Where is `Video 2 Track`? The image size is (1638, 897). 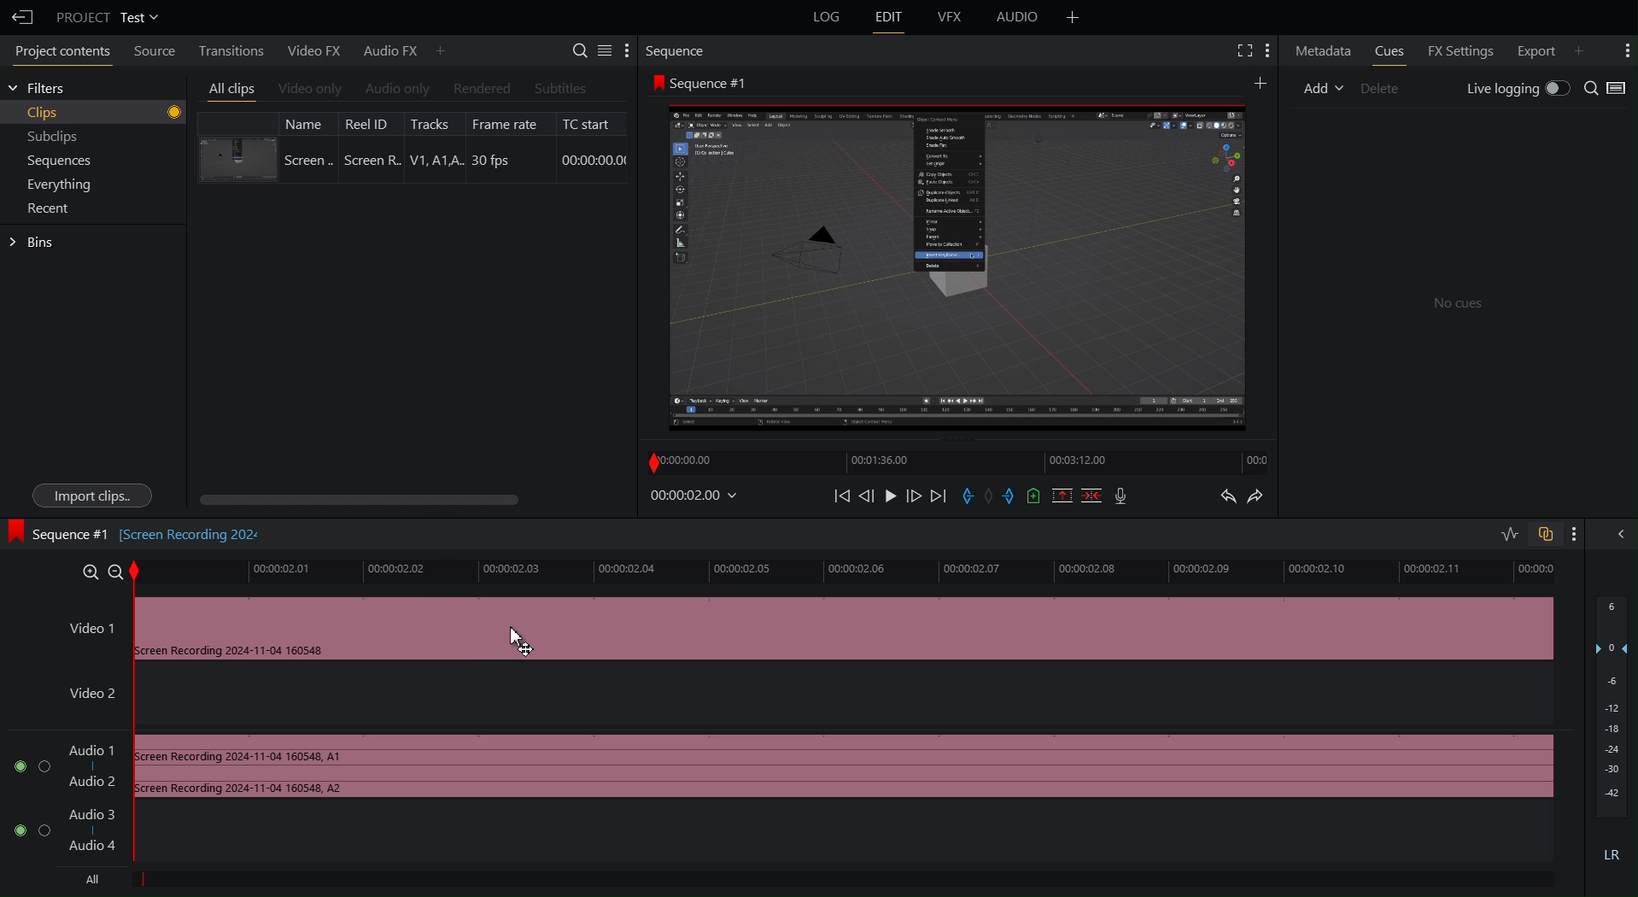
Video 2 Track is located at coordinates (788, 699).